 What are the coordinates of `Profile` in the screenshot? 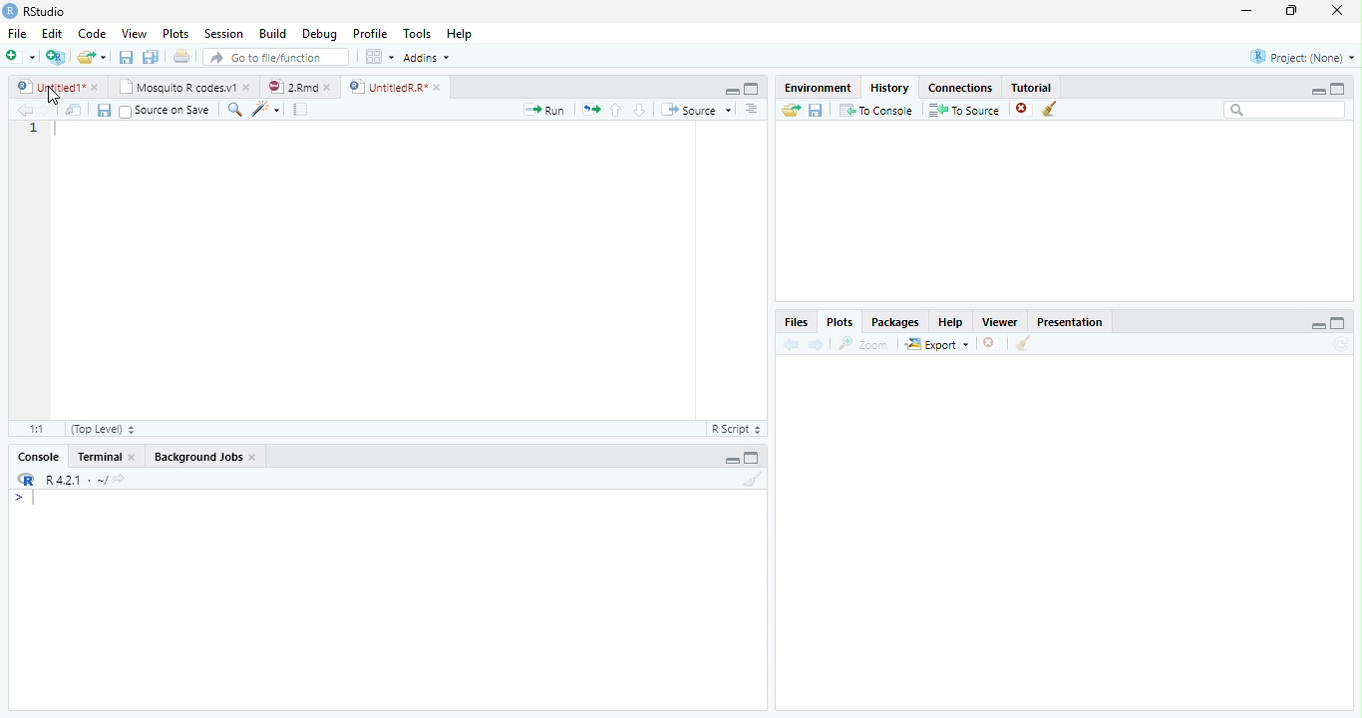 It's located at (371, 34).